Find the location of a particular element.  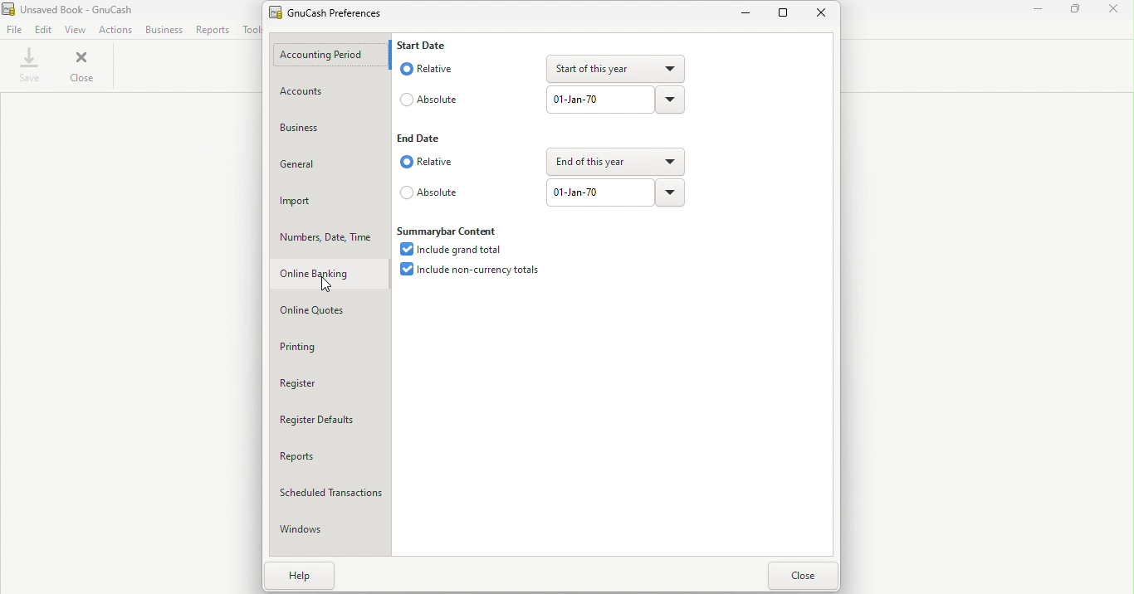

Type  is located at coordinates (598, 193).